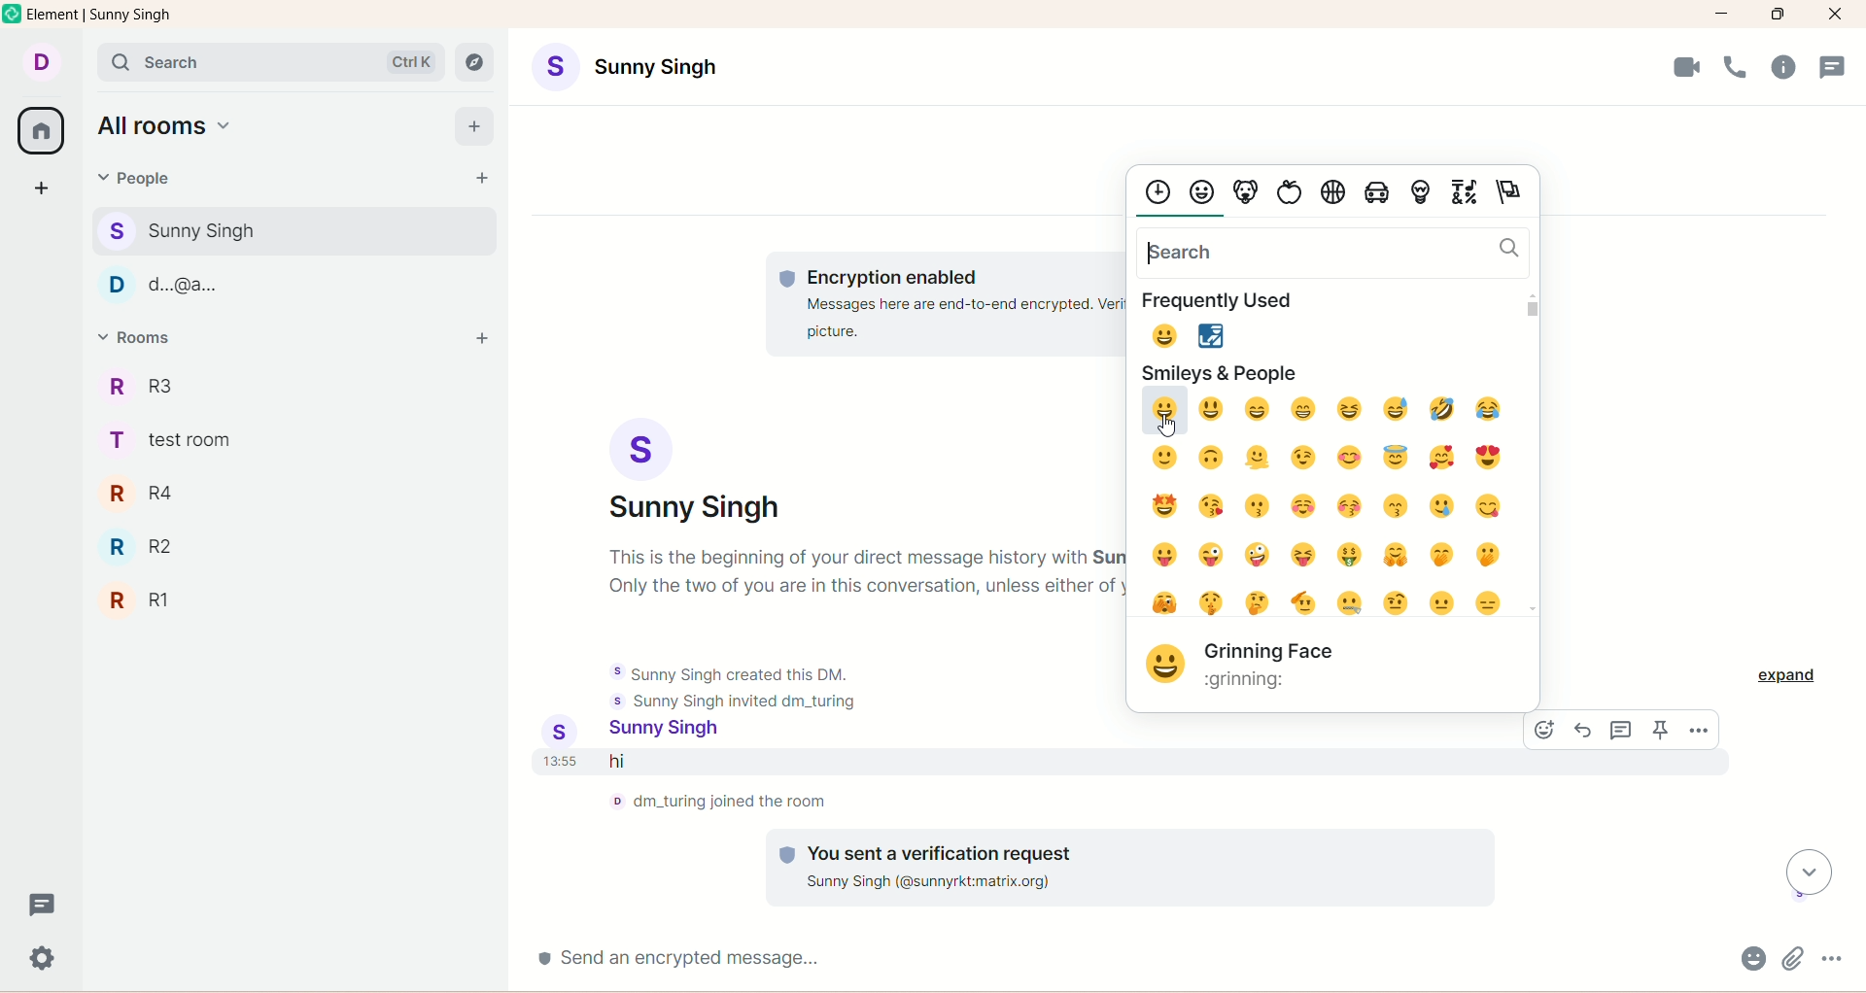 The height and width of the screenshot is (993, 1866). Describe the element at coordinates (1247, 194) in the screenshot. I see `Animals and nature` at that location.